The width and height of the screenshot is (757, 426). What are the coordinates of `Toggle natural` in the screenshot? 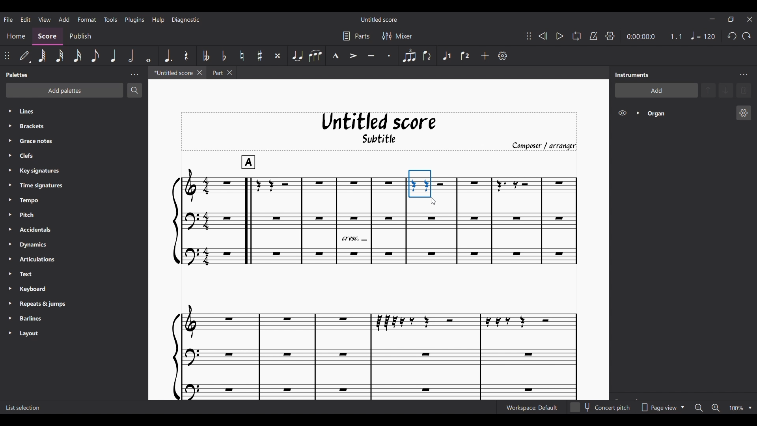 It's located at (242, 56).